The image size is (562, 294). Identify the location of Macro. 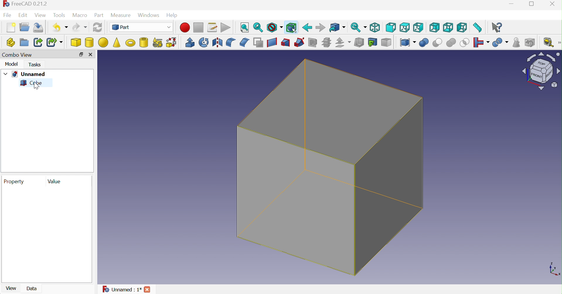
(81, 16).